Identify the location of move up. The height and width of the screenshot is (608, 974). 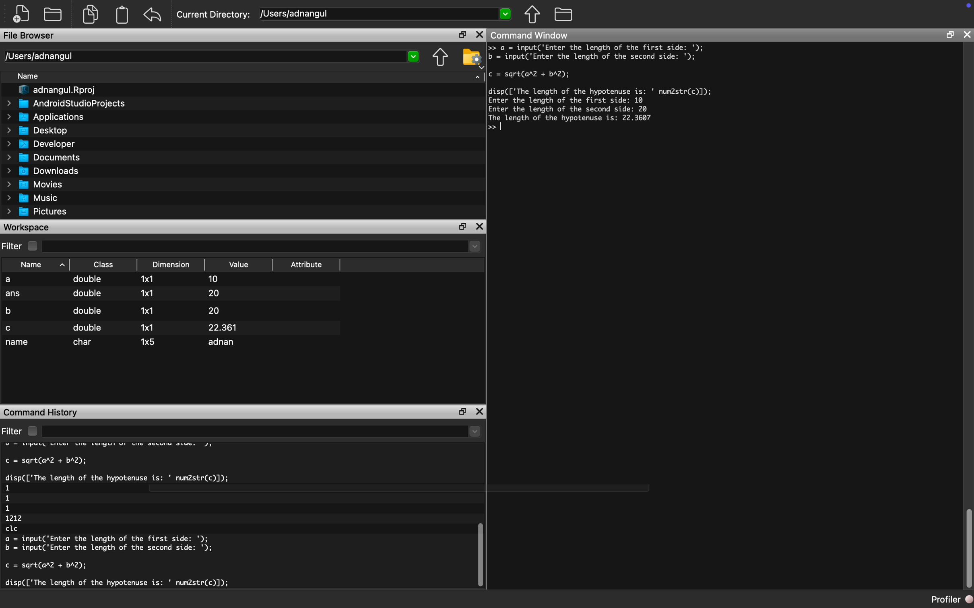
(440, 58).